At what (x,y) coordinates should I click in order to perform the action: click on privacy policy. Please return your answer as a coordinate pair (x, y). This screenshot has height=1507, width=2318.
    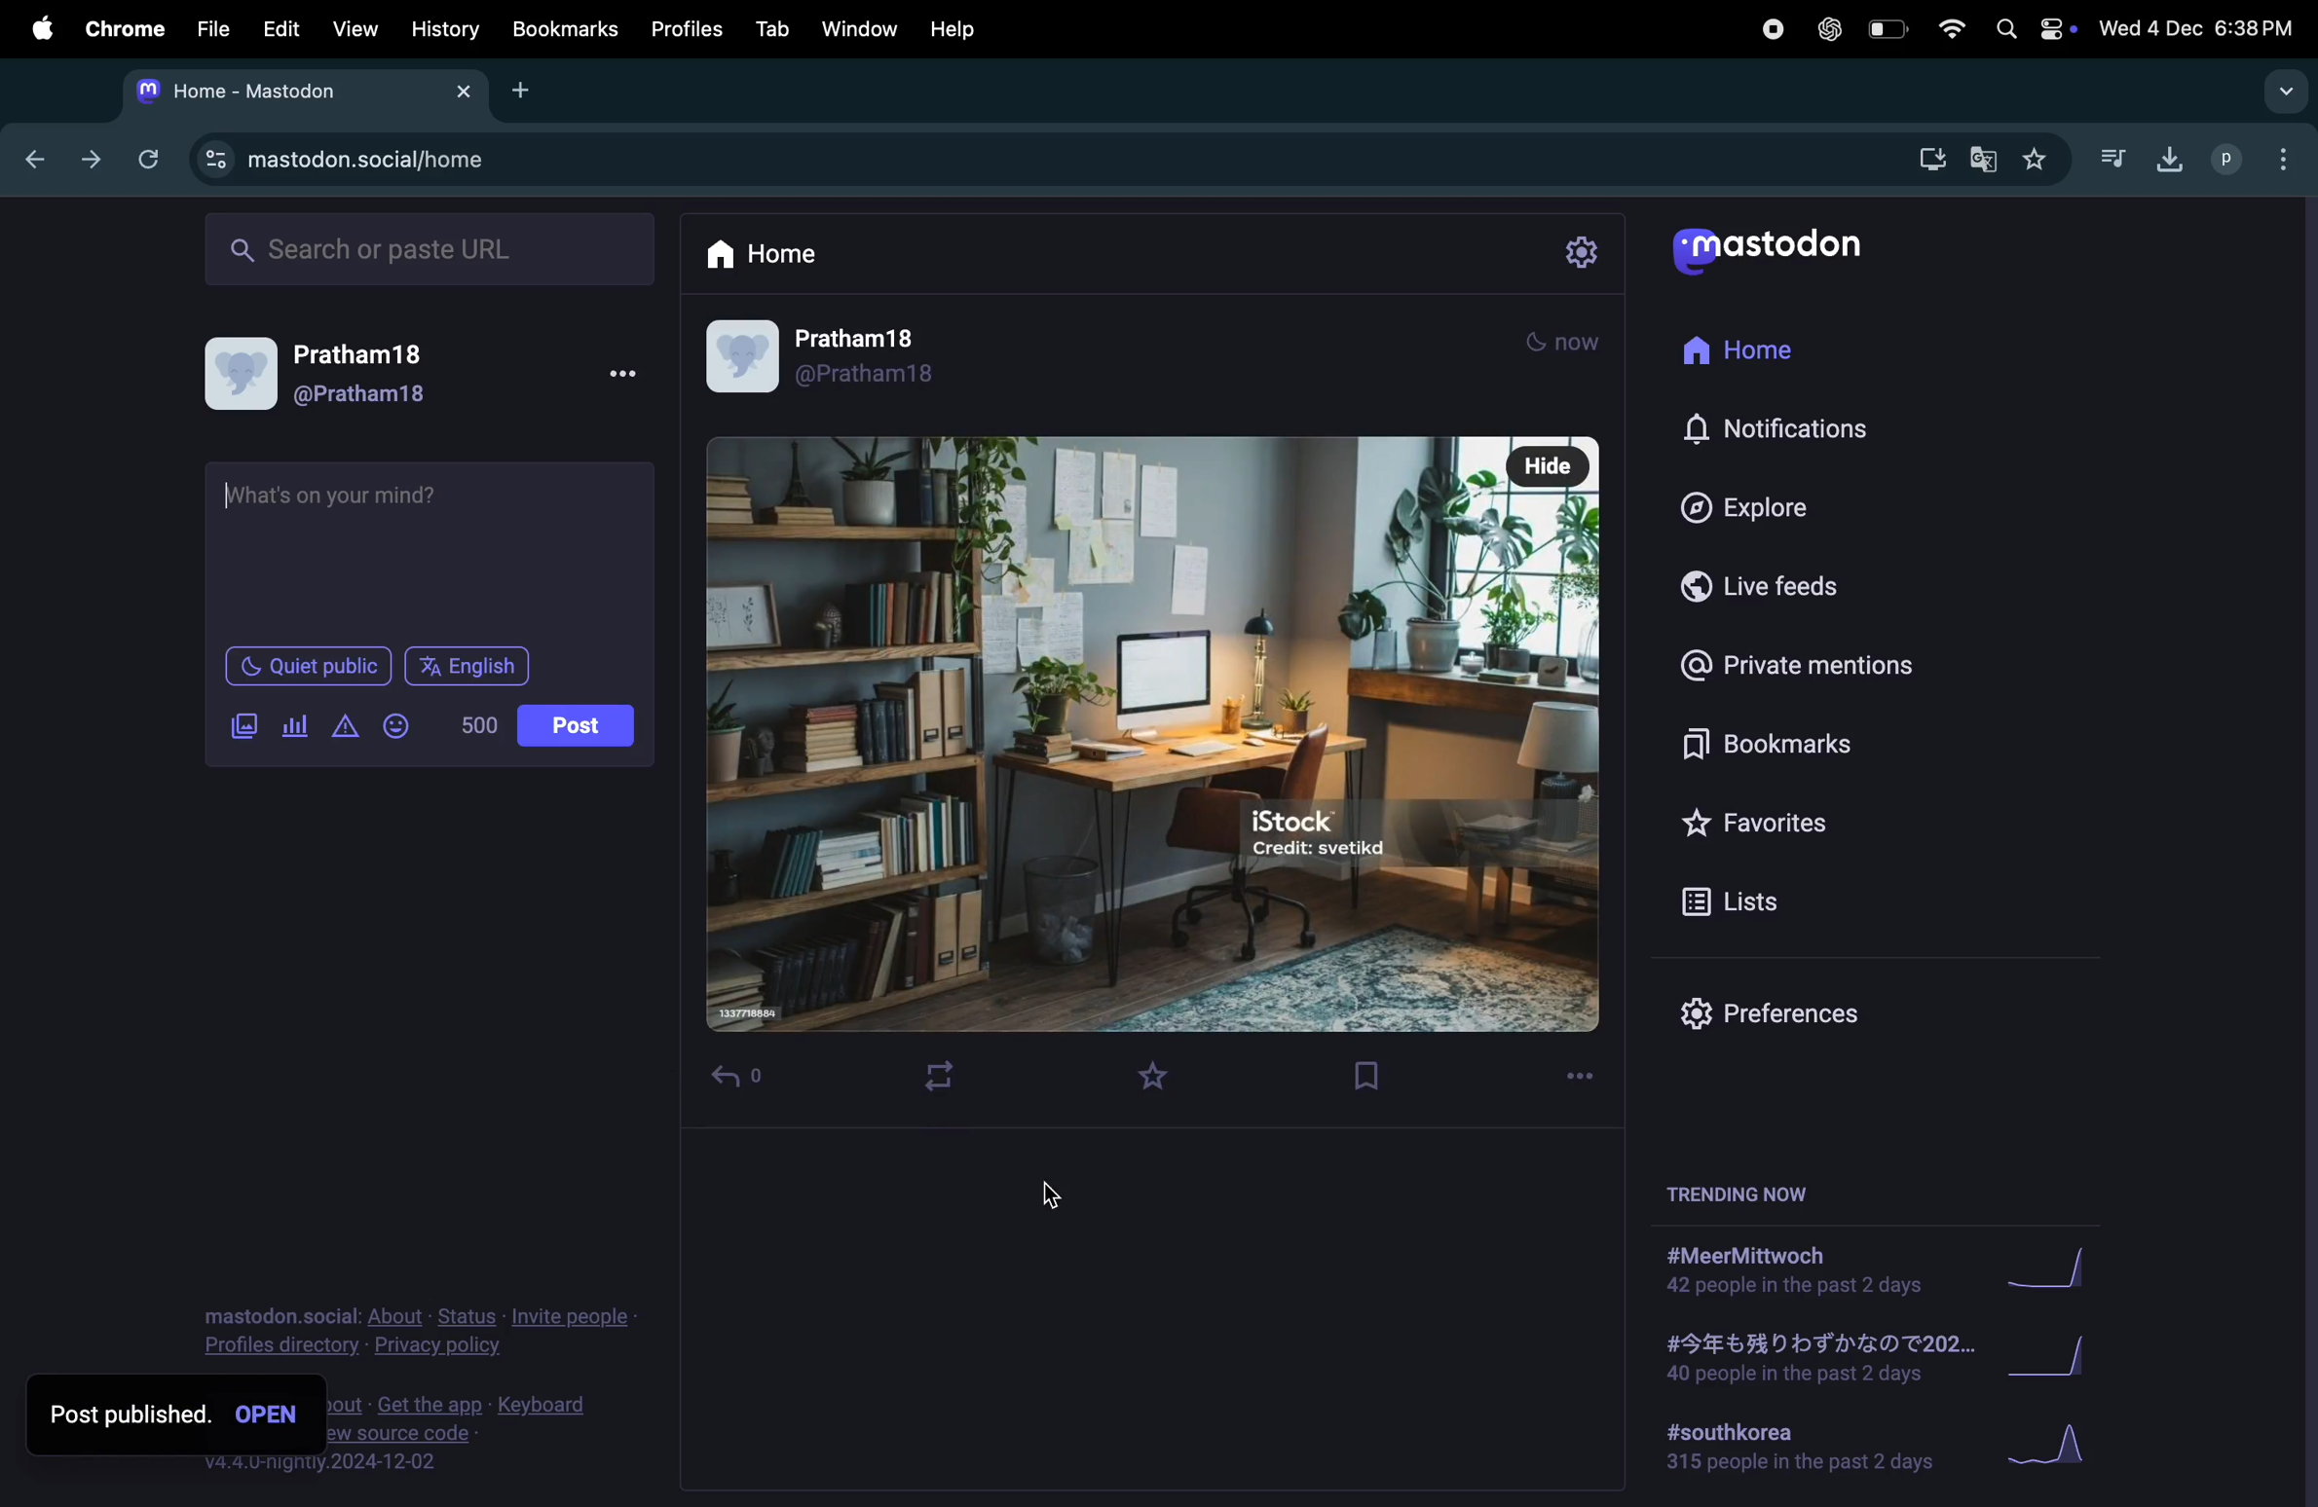
    Looking at the image, I should click on (415, 1325).